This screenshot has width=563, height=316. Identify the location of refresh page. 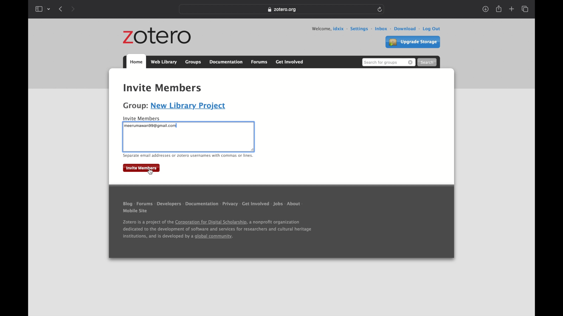
(380, 9).